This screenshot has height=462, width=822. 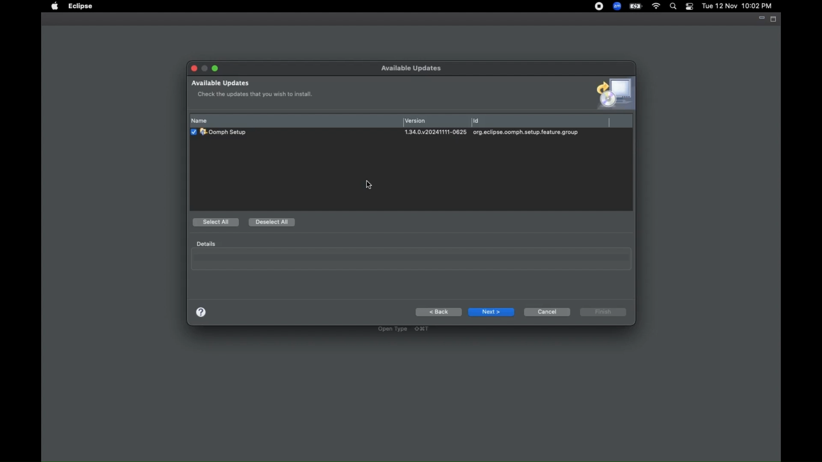 What do you see at coordinates (774, 19) in the screenshot?
I see `maximize` at bounding box center [774, 19].